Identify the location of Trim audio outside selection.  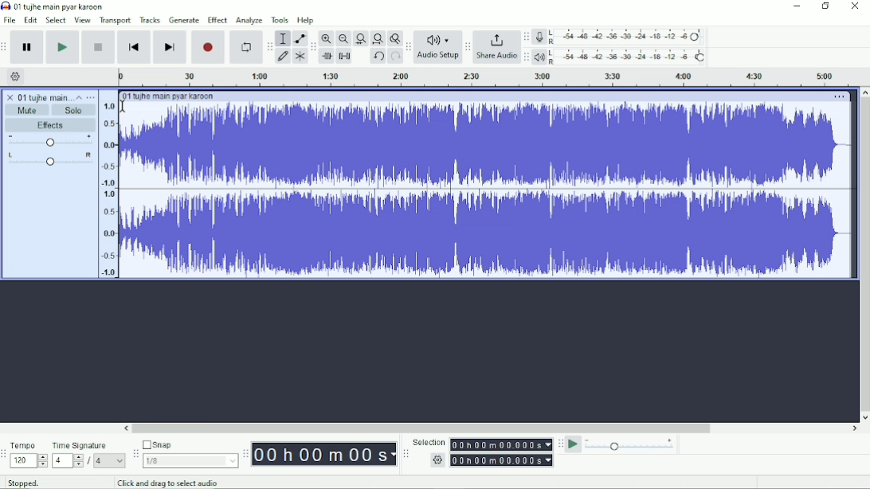
(328, 57).